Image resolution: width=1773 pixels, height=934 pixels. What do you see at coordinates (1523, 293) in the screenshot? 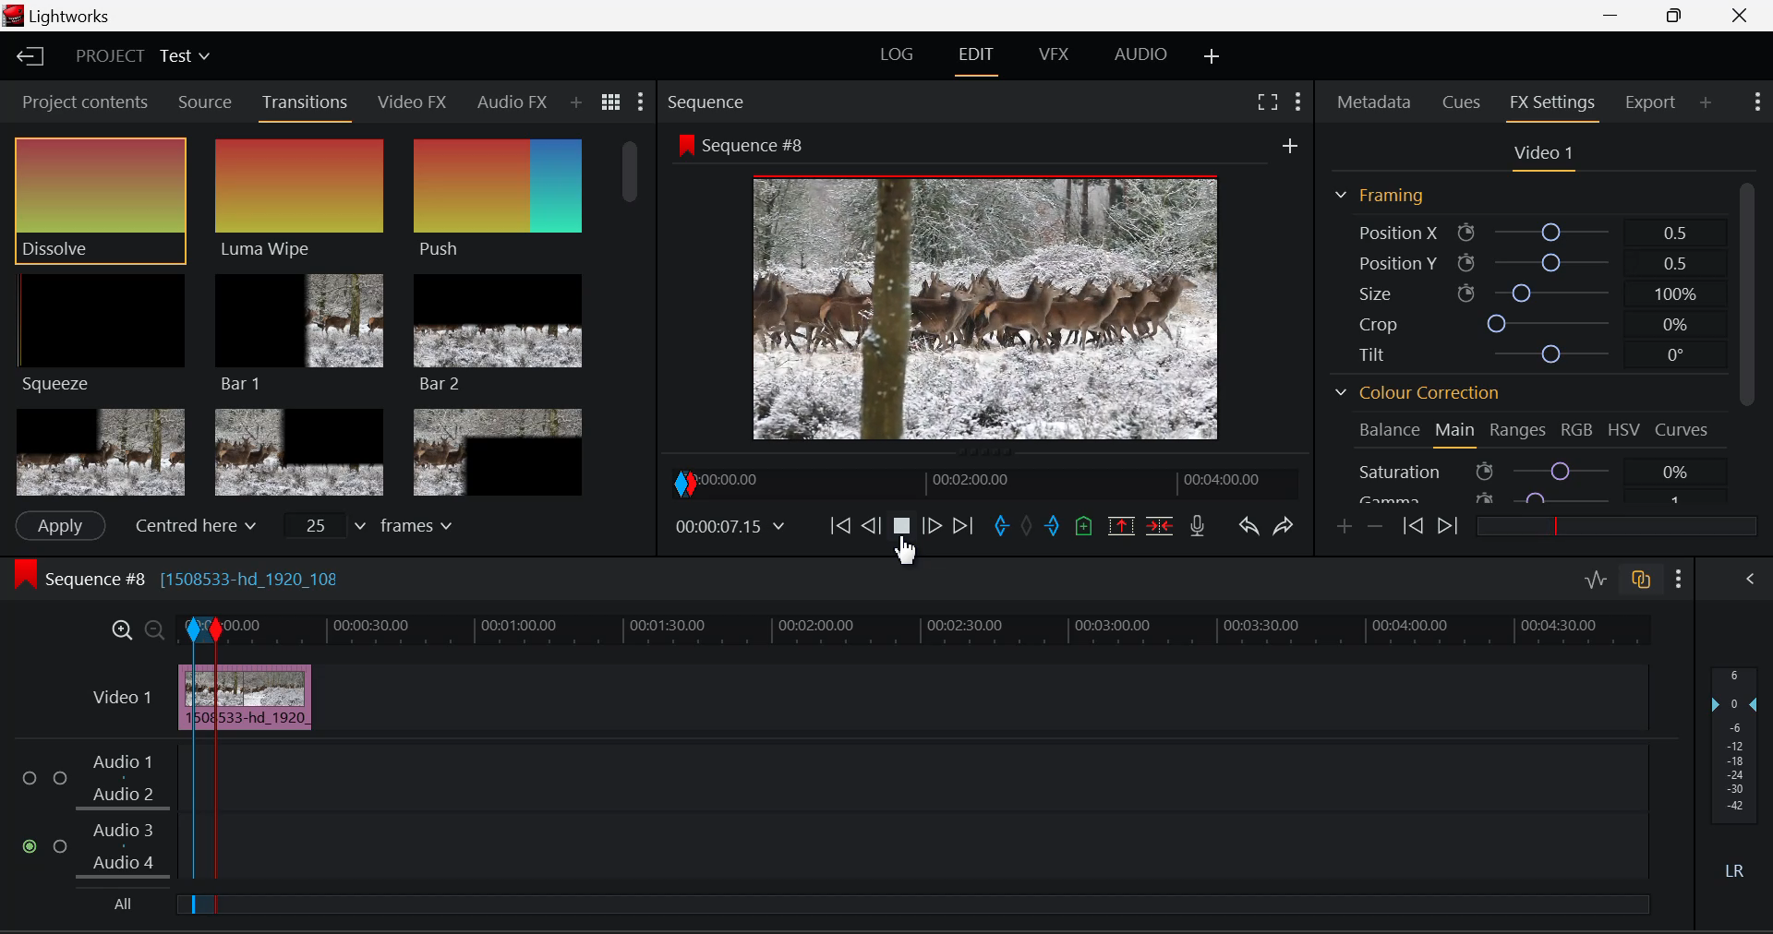
I see `Size` at bounding box center [1523, 293].